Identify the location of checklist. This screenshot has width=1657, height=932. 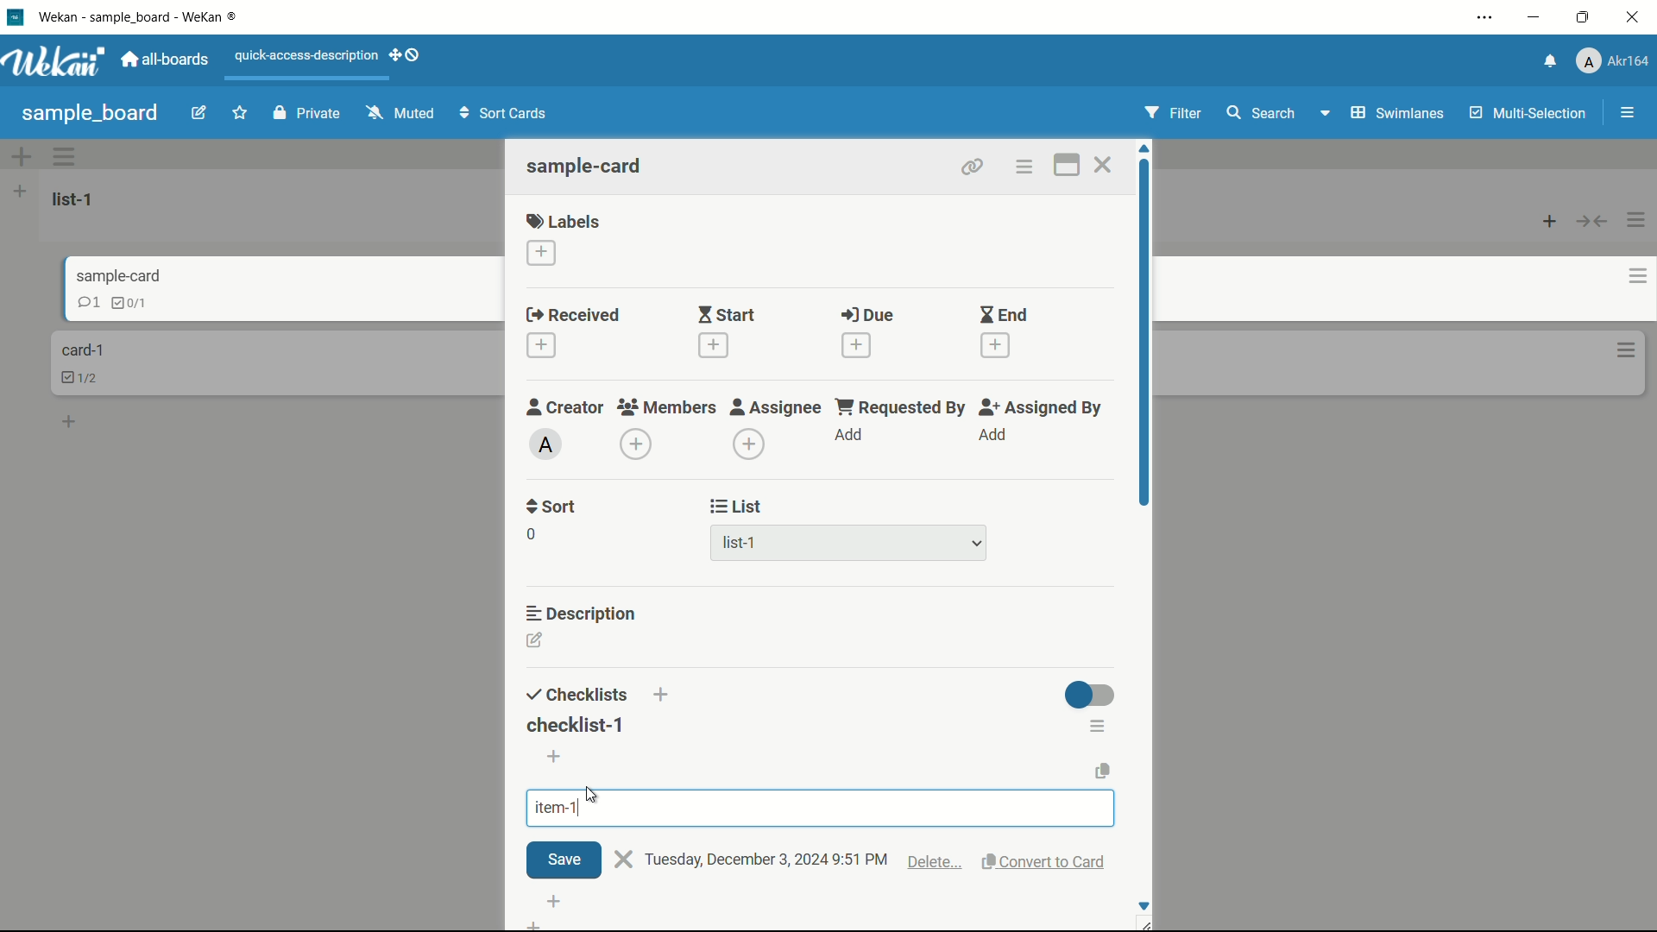
(85, 377).